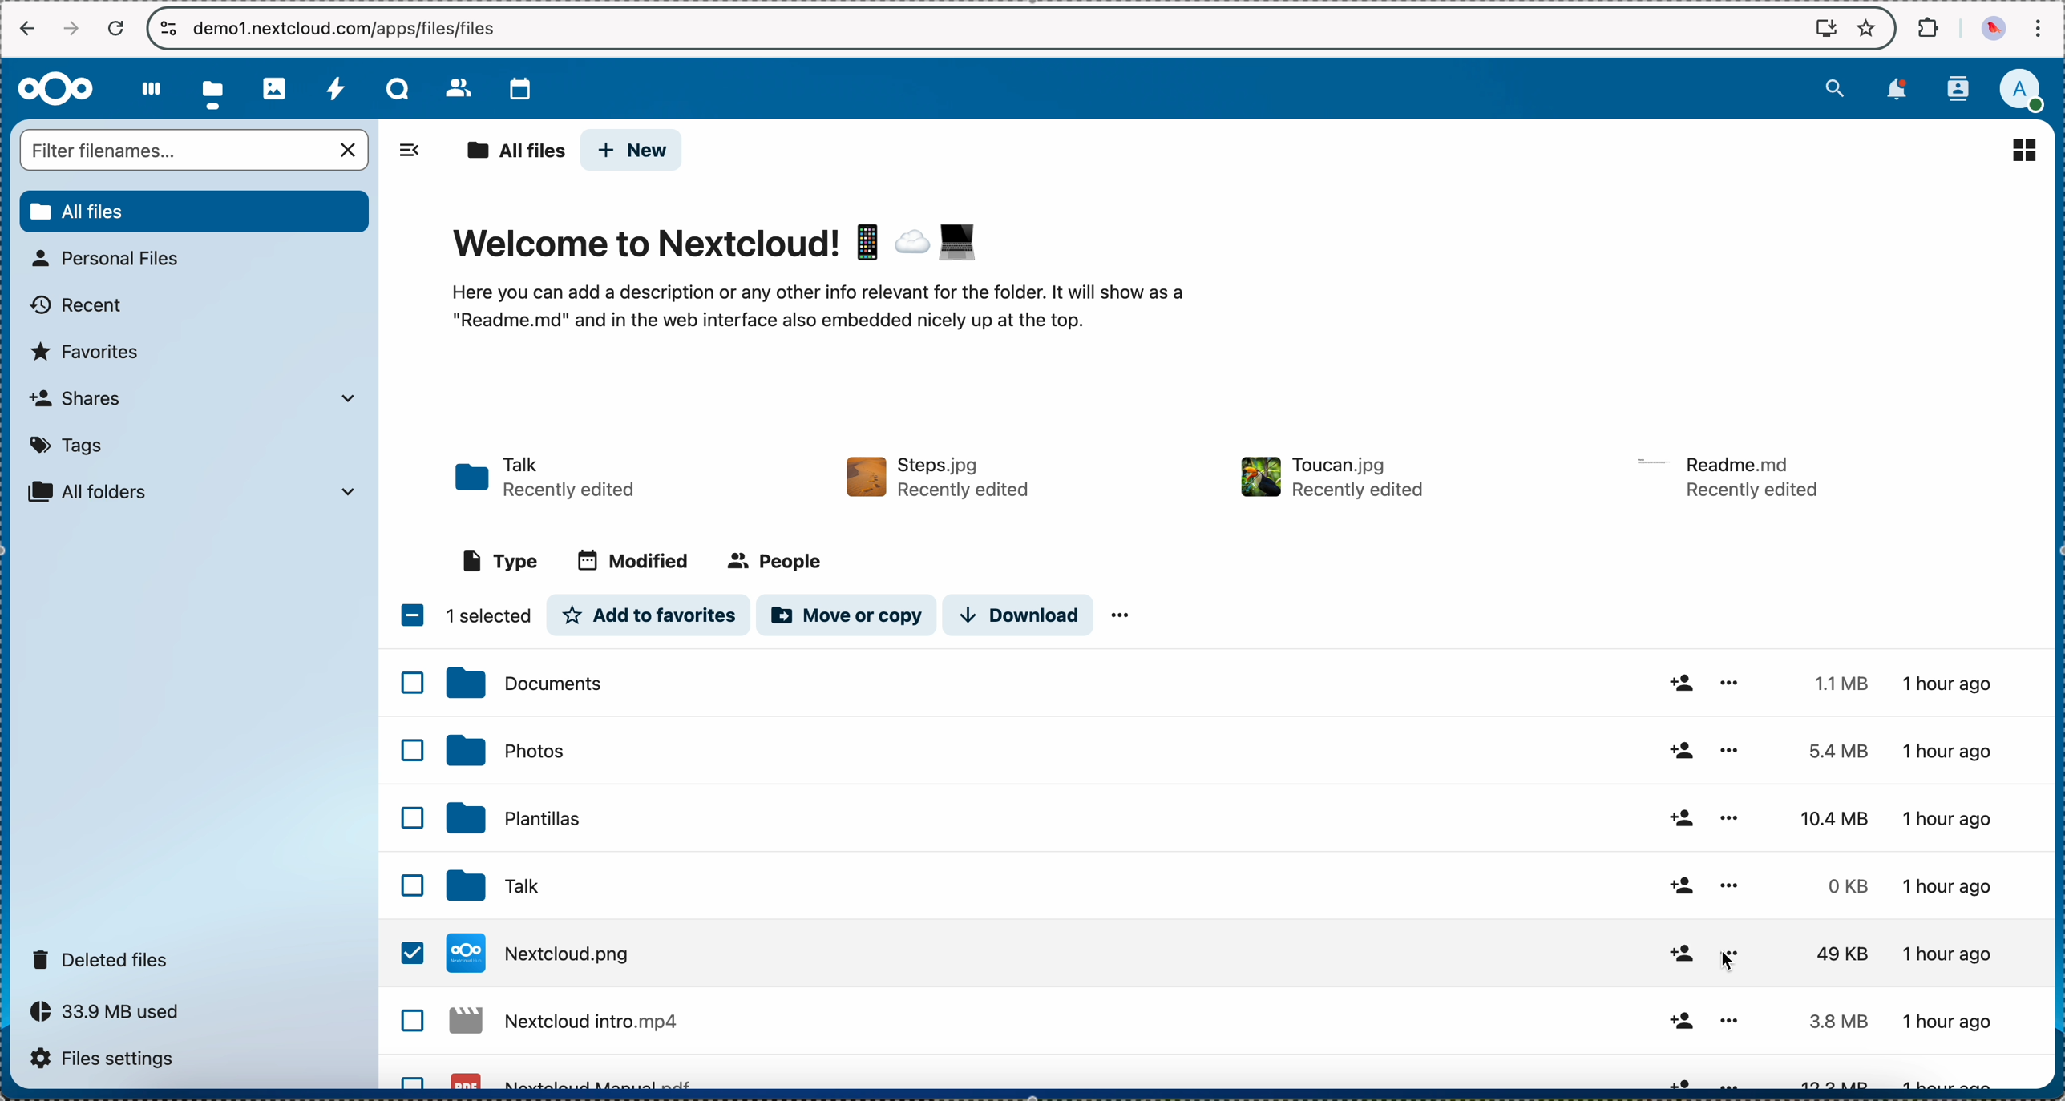  I want to click on shares, so click(193, 398).